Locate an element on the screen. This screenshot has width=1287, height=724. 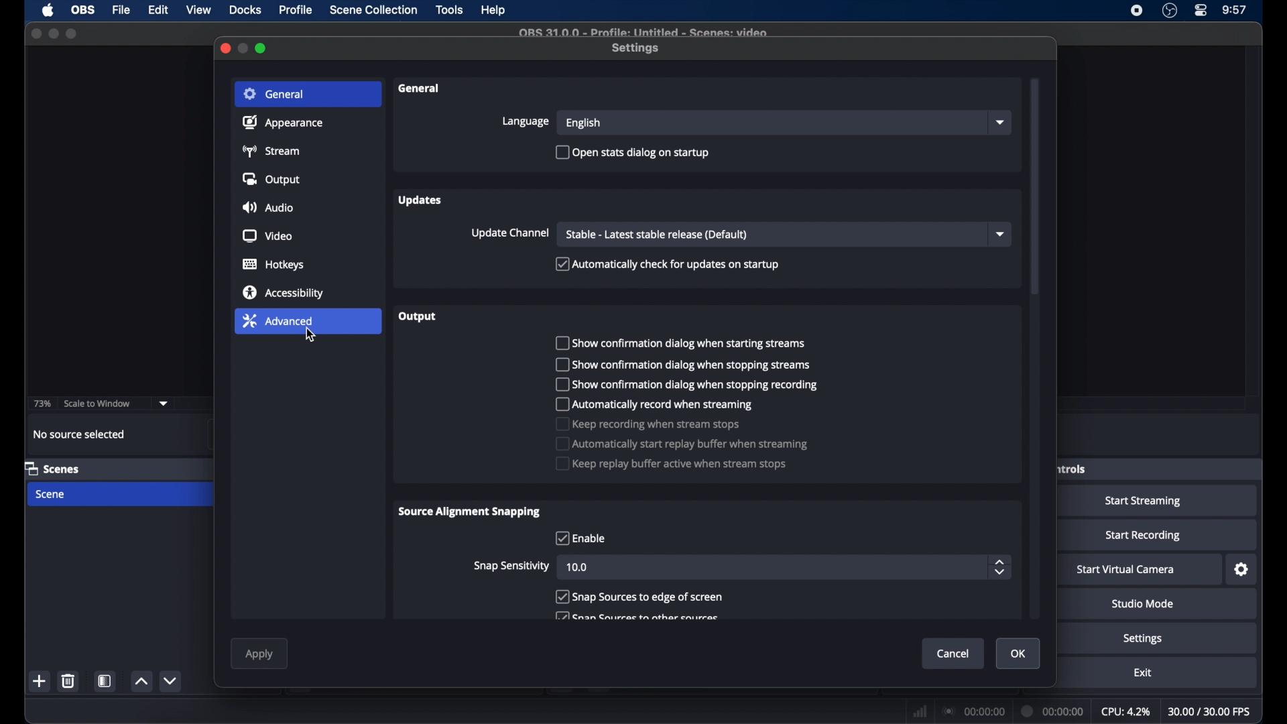
increment is located at coordinates (141, 681).